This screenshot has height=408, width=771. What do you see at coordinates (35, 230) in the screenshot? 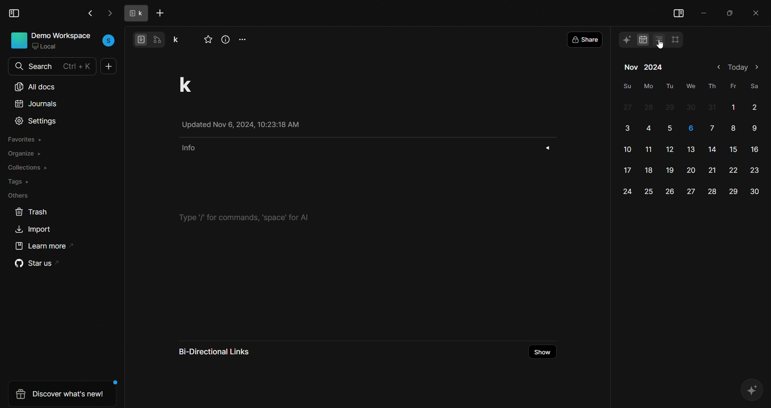
I see `import` at bounding box center [35, 230].